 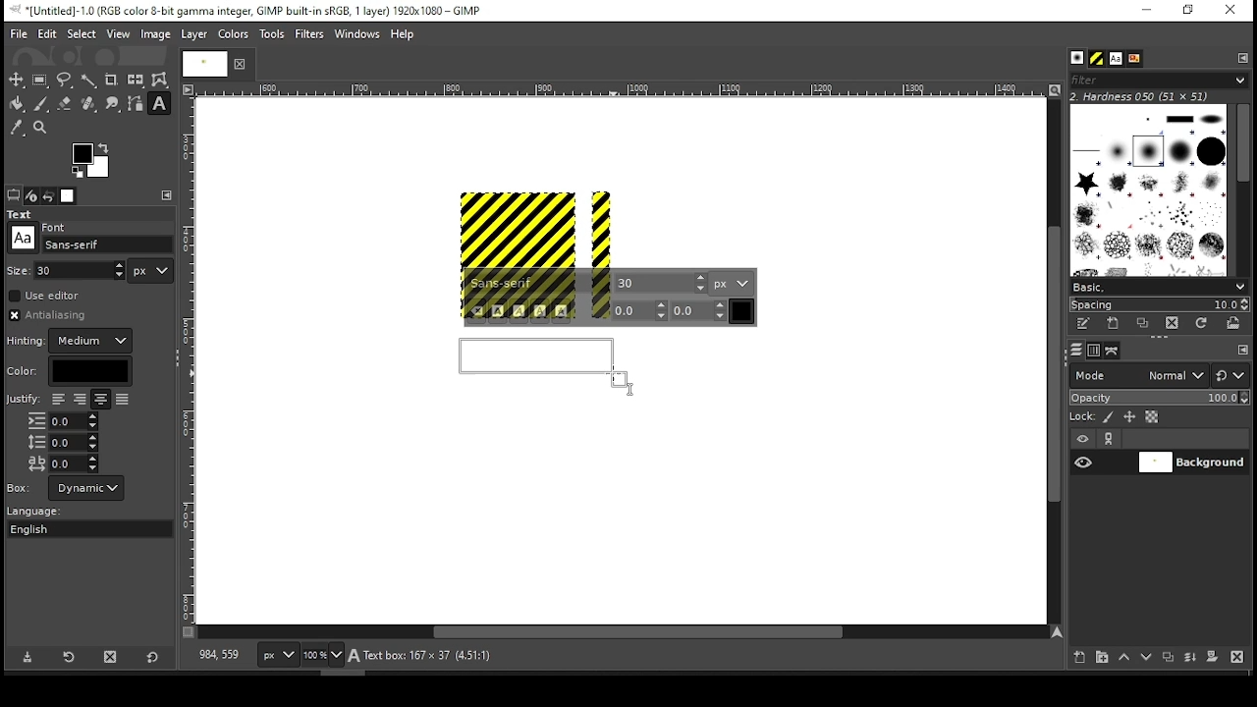 What do you see at coordinates (69, 371) in the screenshot?
I see `color` at bounding box center [69, 371].